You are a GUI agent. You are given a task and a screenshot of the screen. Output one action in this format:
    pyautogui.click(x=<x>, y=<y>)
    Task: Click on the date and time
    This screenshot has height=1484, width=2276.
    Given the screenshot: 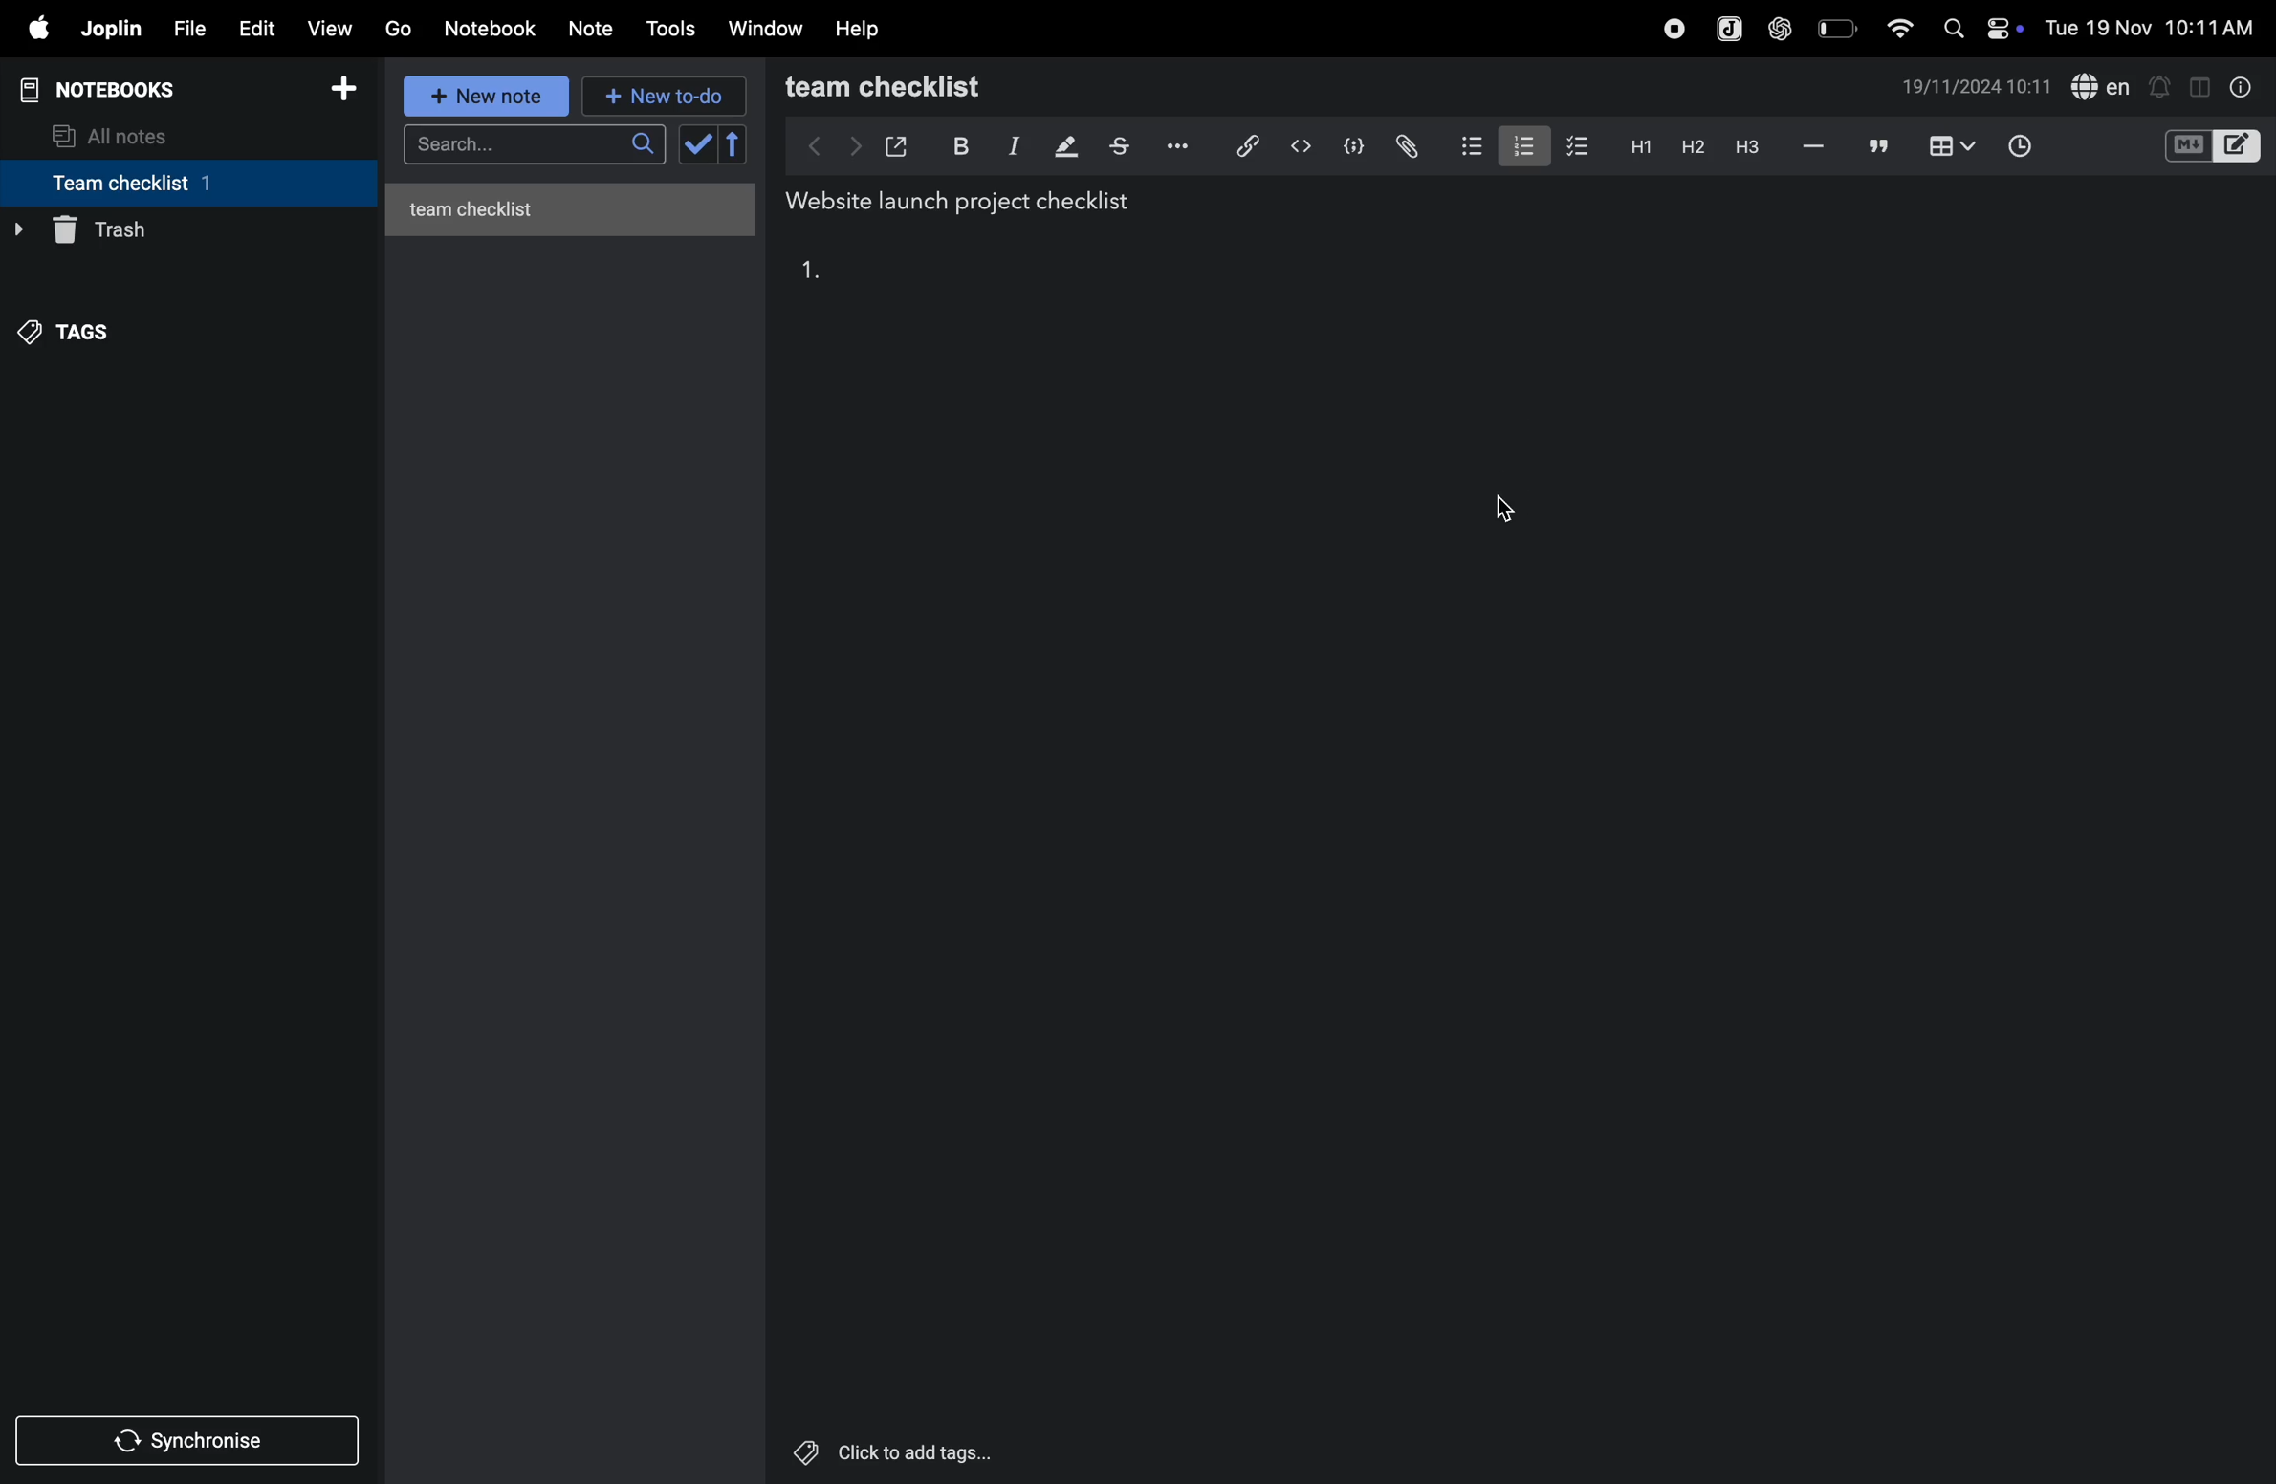 What is the action you would take?
    pyautogui.click(x=2152, y=29)
    